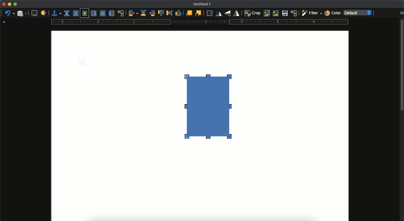  Describe the element at coordinates (402, 120) in the screenshot. I see `scroll` at that location.